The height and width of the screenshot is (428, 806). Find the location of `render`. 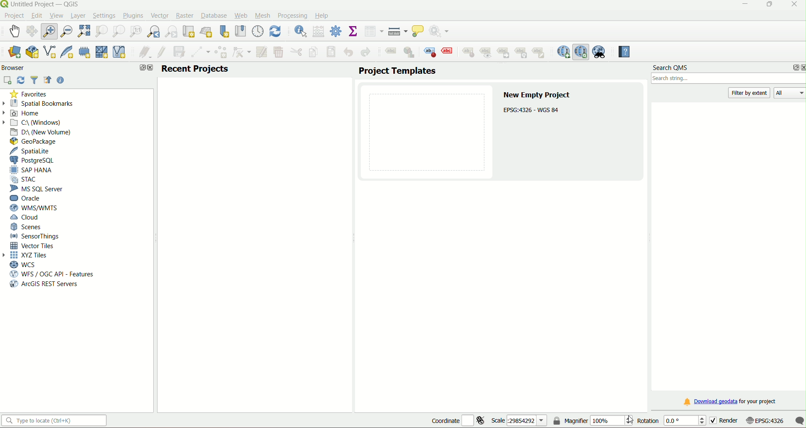

render is located at coordinates (723, 420).